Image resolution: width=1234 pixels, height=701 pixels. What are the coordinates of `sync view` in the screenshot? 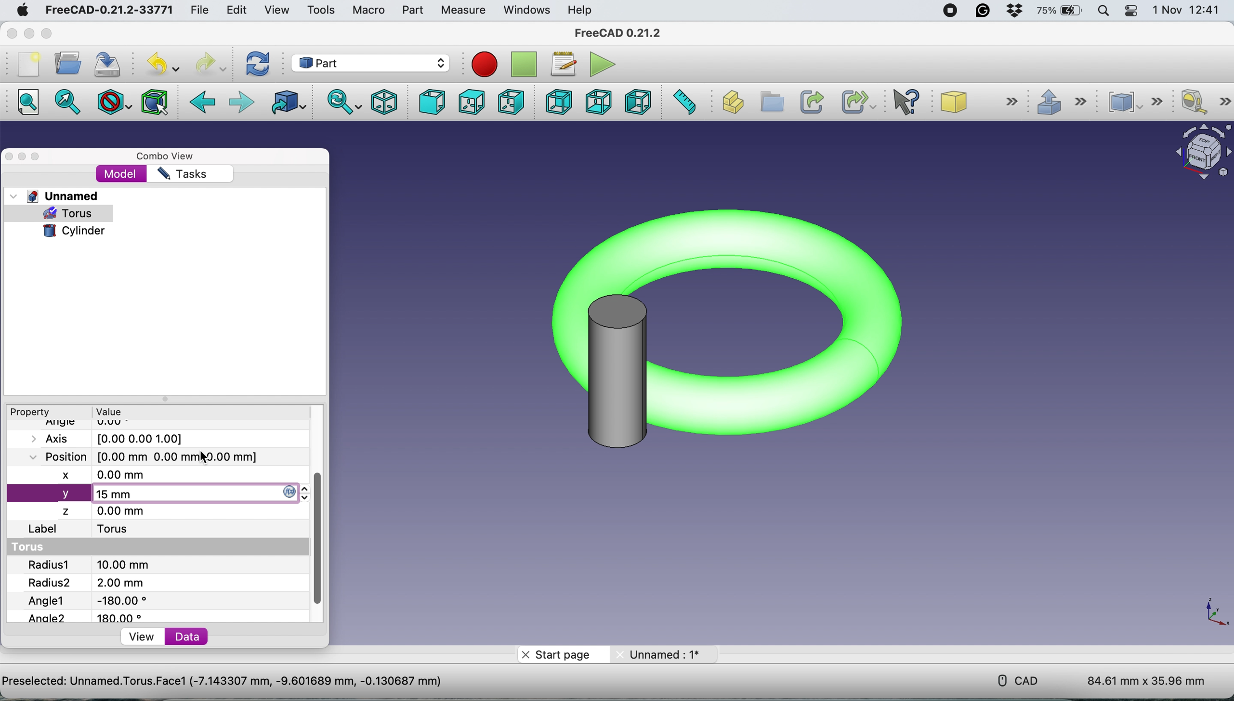 It's located at (344, 104).